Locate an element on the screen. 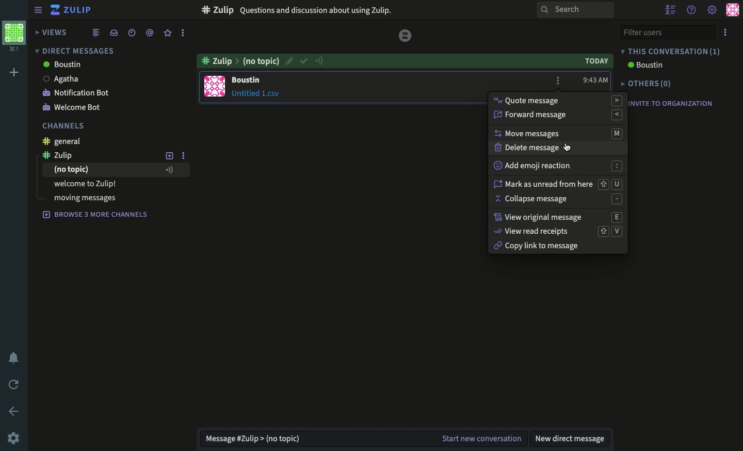  hide user list  is located at coordinates (672, 9).